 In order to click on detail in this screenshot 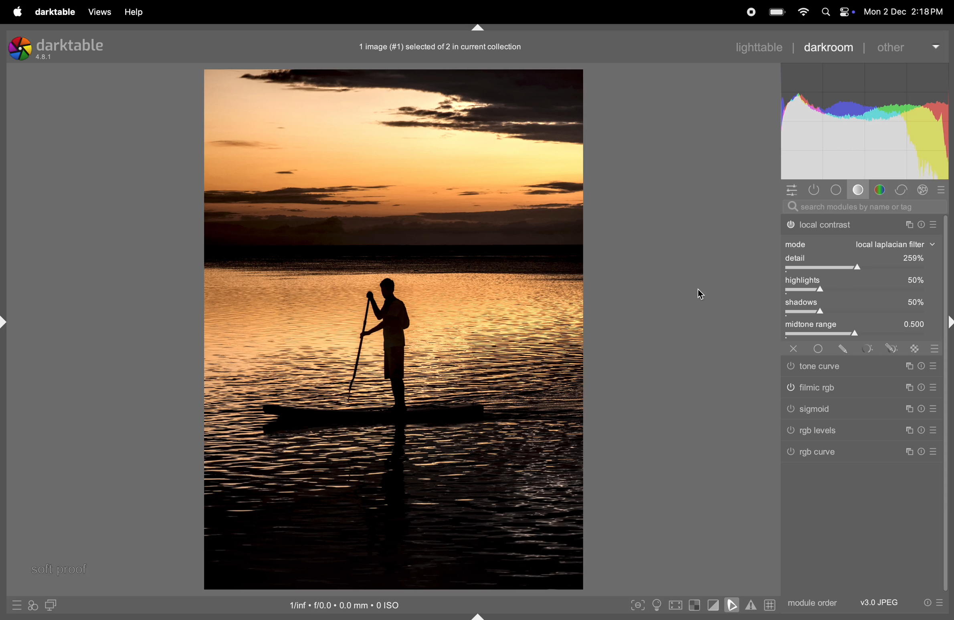, I will do `click(859, 257)`.